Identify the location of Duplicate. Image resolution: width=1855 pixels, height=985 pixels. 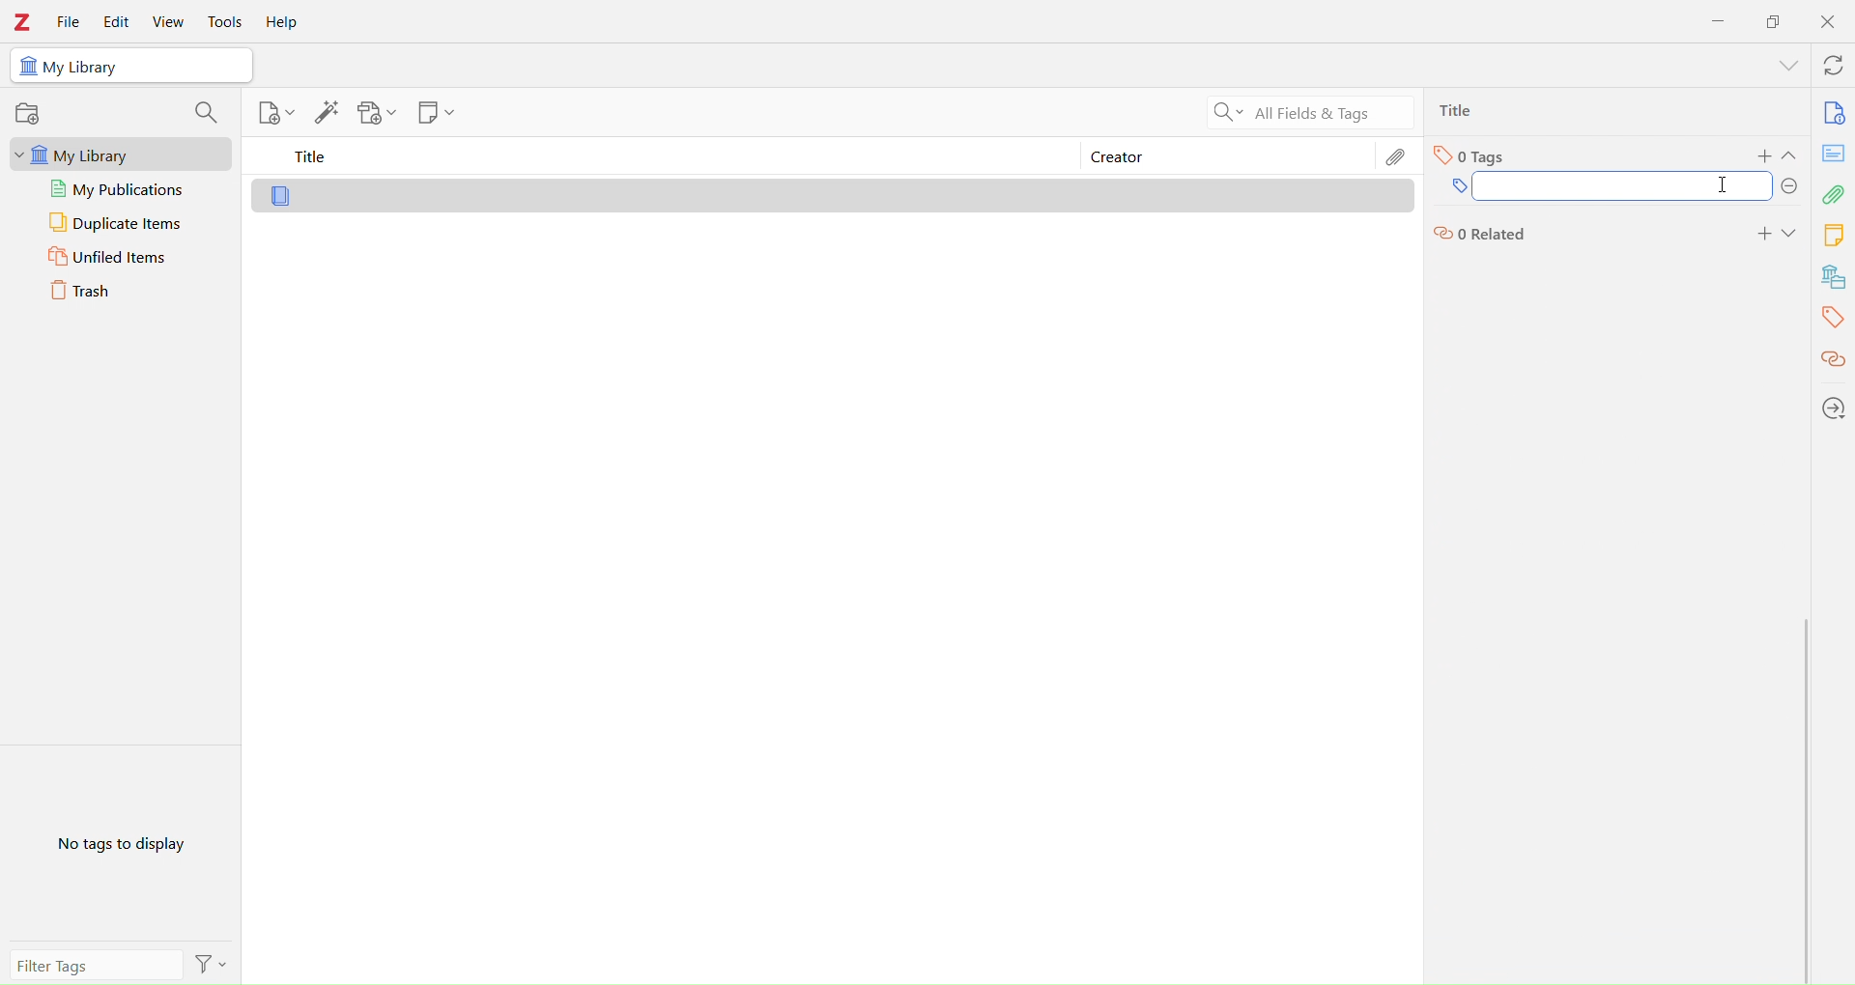
(1778, 21).